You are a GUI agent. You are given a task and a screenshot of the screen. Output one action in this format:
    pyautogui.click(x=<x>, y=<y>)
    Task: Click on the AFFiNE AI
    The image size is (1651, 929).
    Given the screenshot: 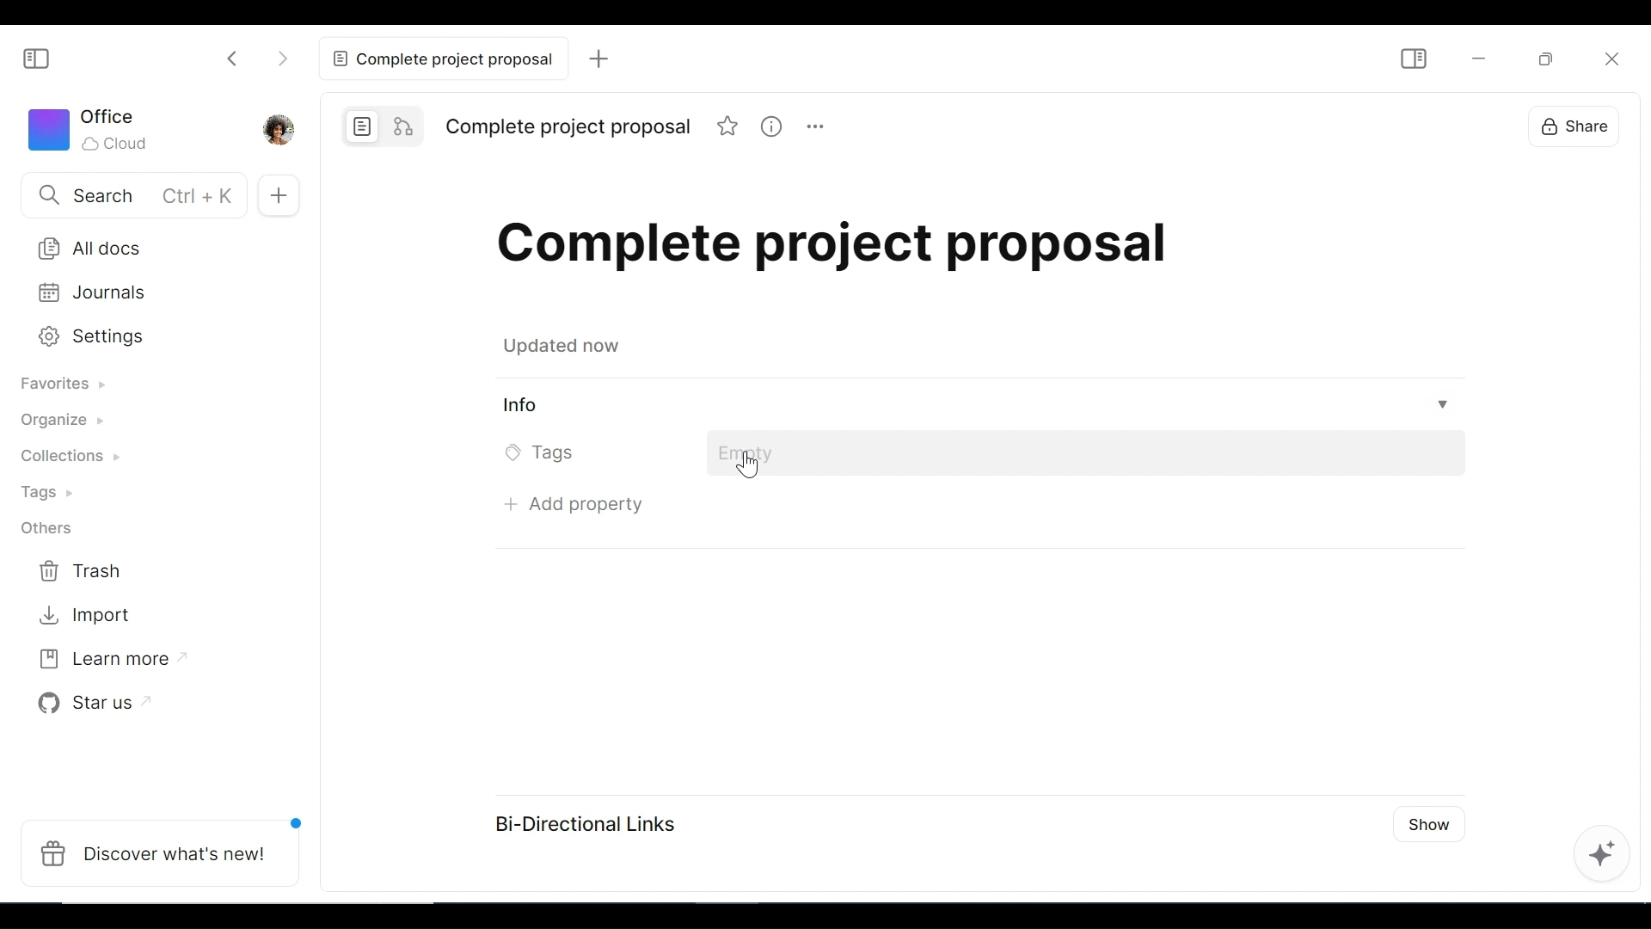 What is the action you would take?
    pyautogui.click(x=1607, y=854)
    